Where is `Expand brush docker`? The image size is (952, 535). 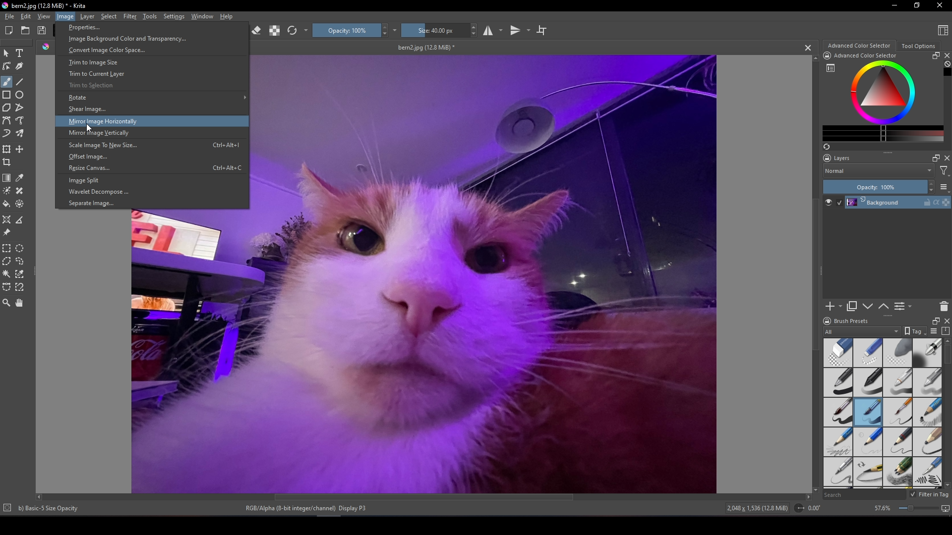 Expand brush docker is located at coordinates (934, 321).